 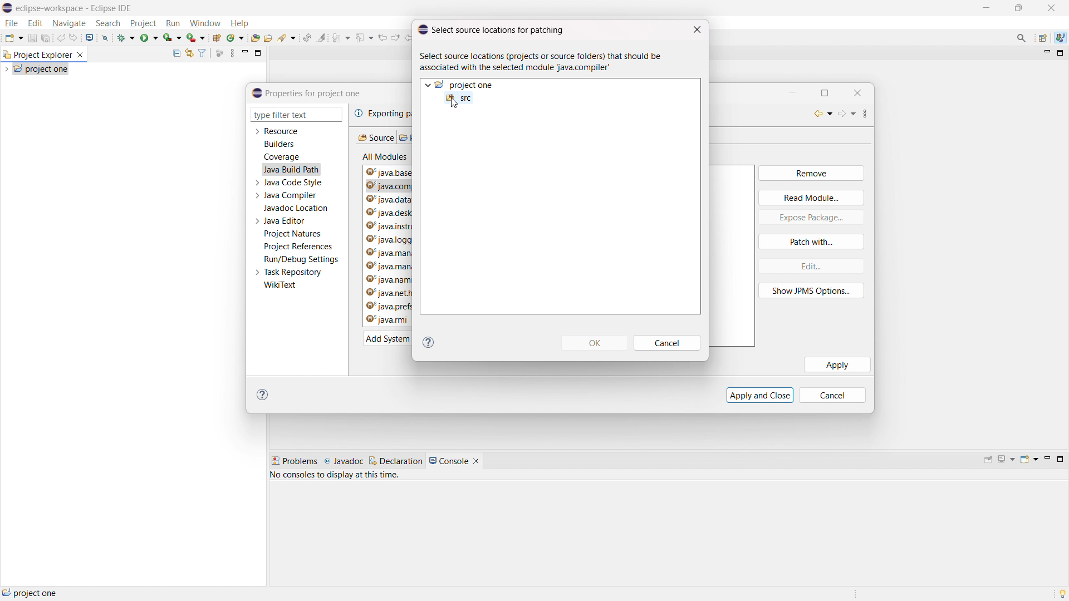 What do you see at coordinates (1019, 8) in the screenshot?
I see `minimize` at bounding box center [1019, 8].